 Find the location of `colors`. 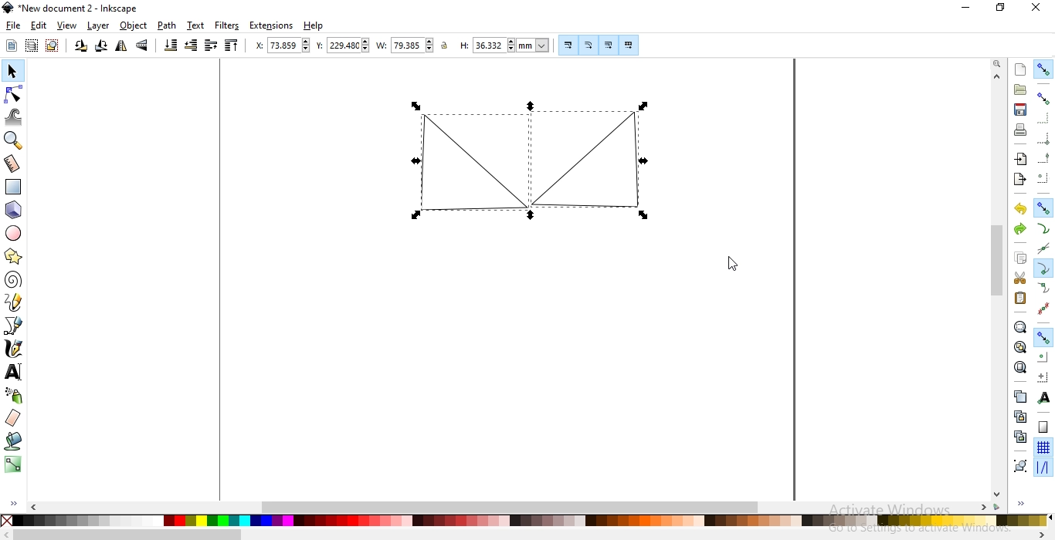

colors is located at coordinates (526, 521).